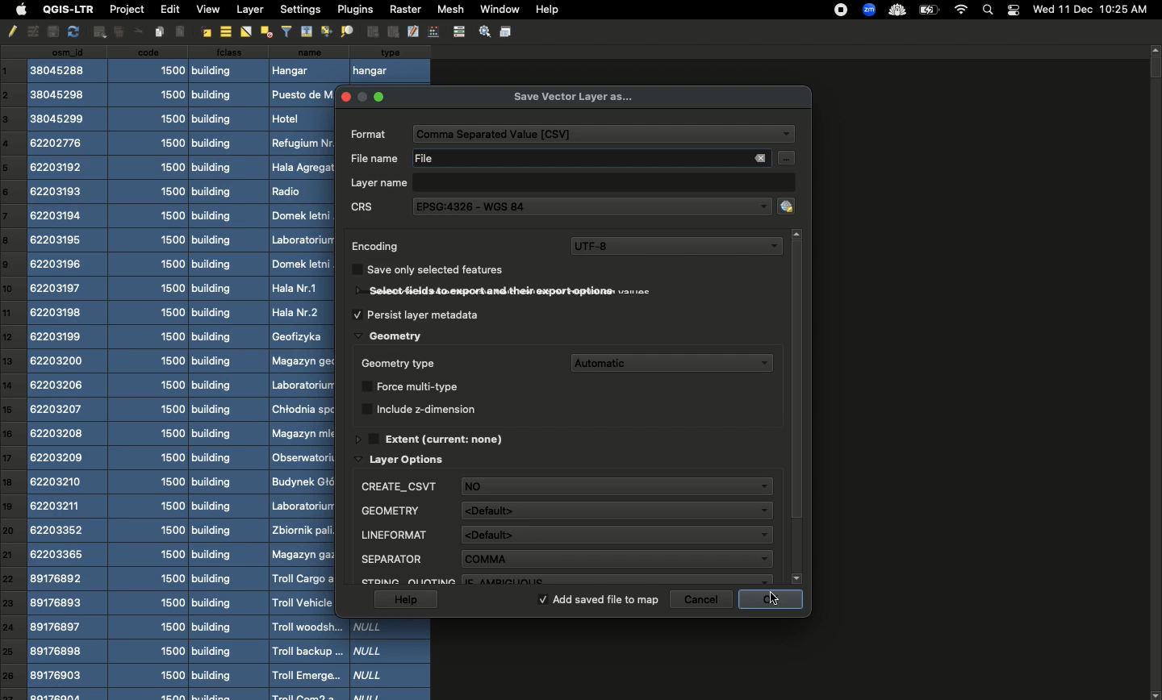  What do you see at coordinates (68, 373) in the screenshot?
I see `csn_id` at bounding box center [68, 373].